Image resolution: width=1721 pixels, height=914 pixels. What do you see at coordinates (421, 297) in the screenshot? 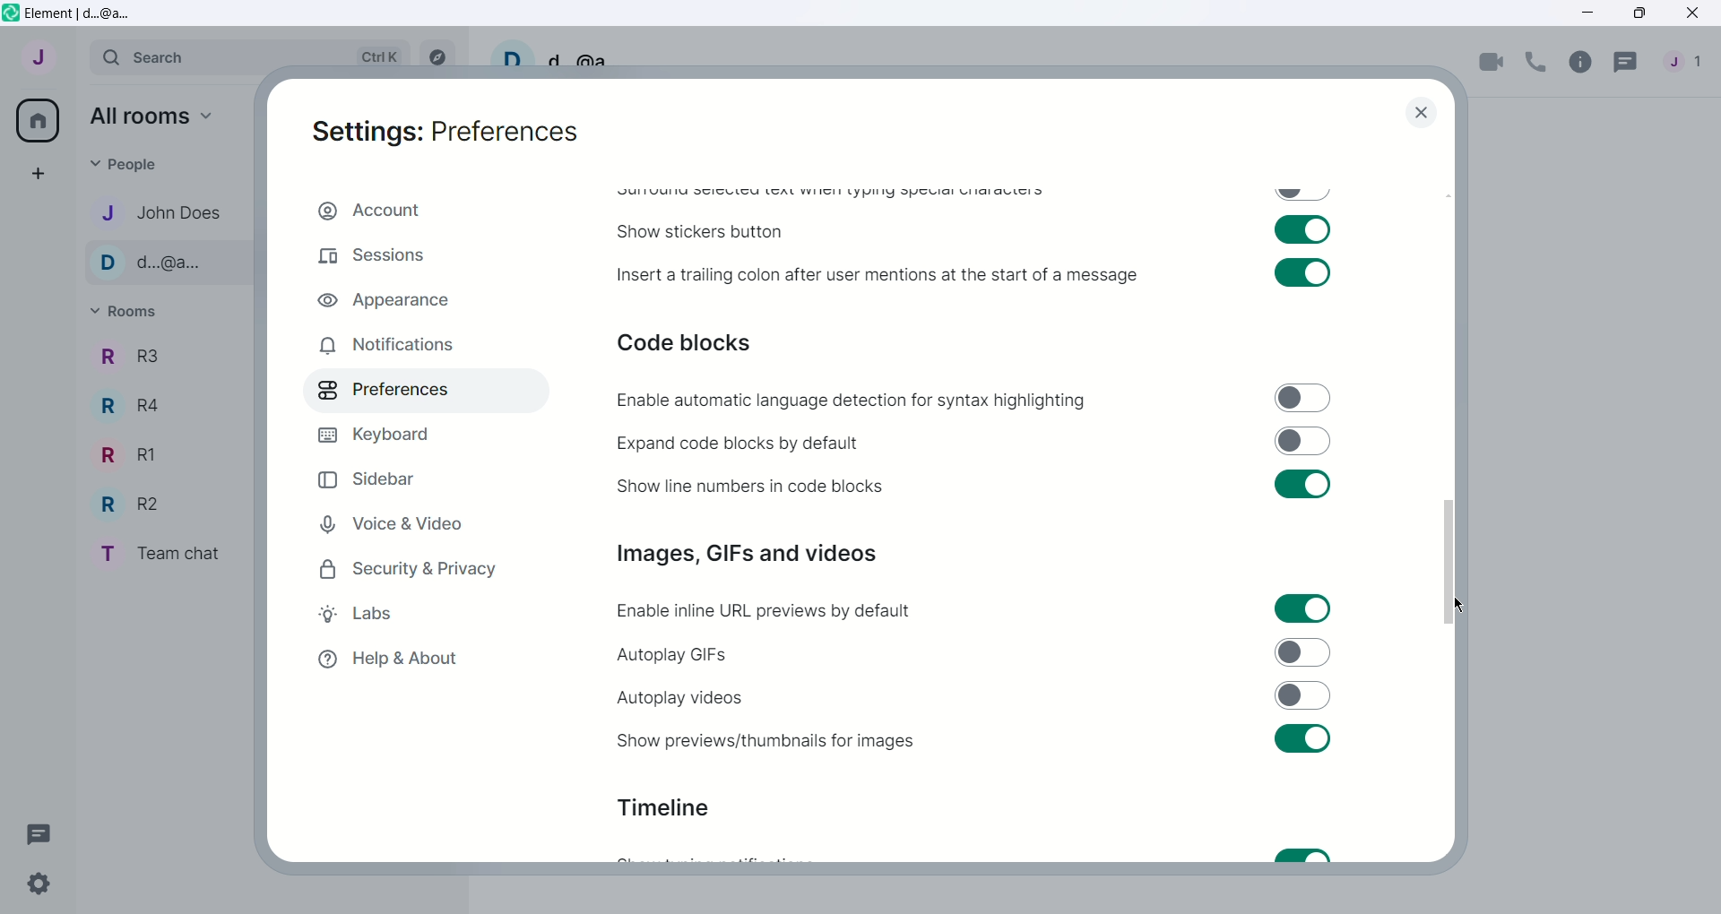
I see `Appearance` at bounding box center [421, 297].